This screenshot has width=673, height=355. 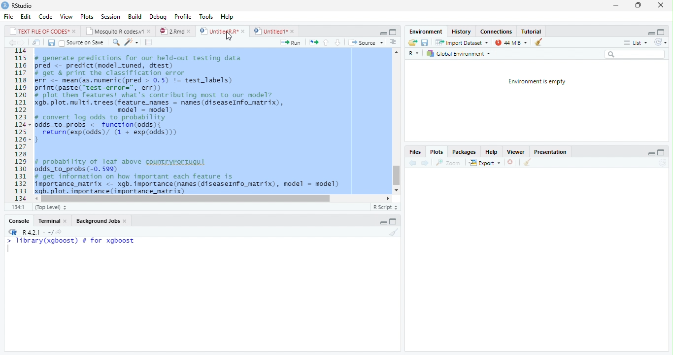 What do you see at coordinates (635, 54) in the screenshot?
I see `Search` at bounding box center [635, 54].